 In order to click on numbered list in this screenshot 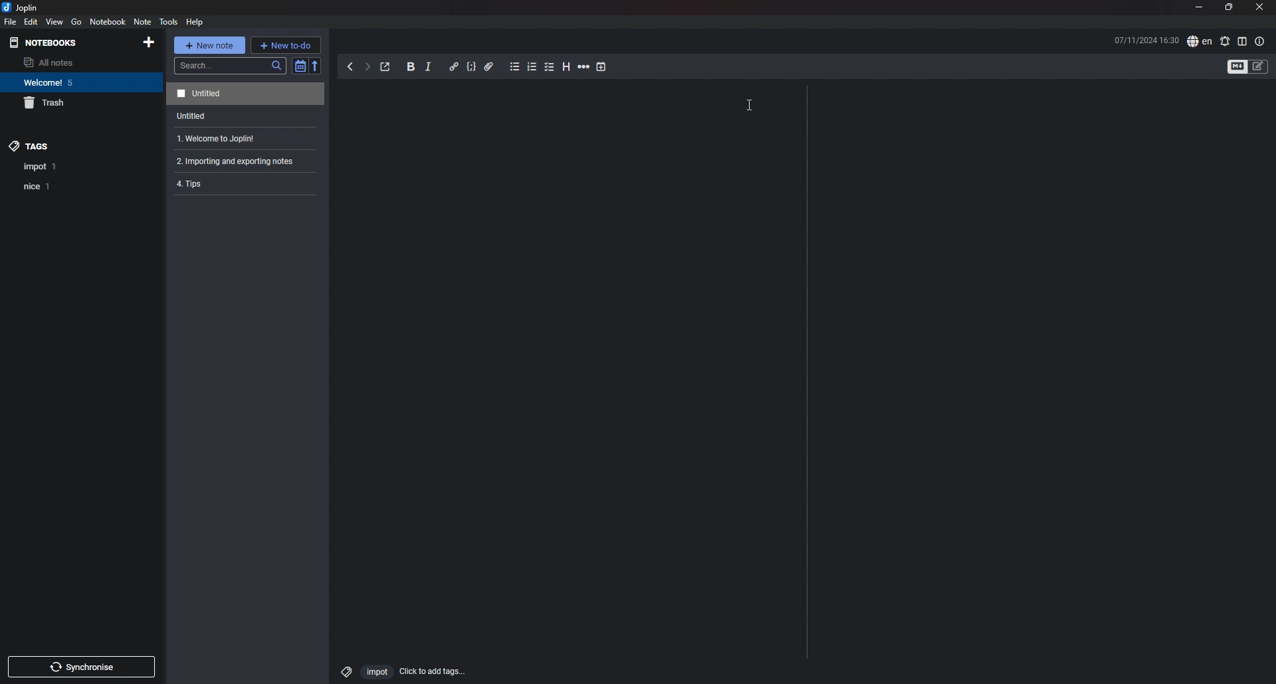, I will do `click(532, 66)`.